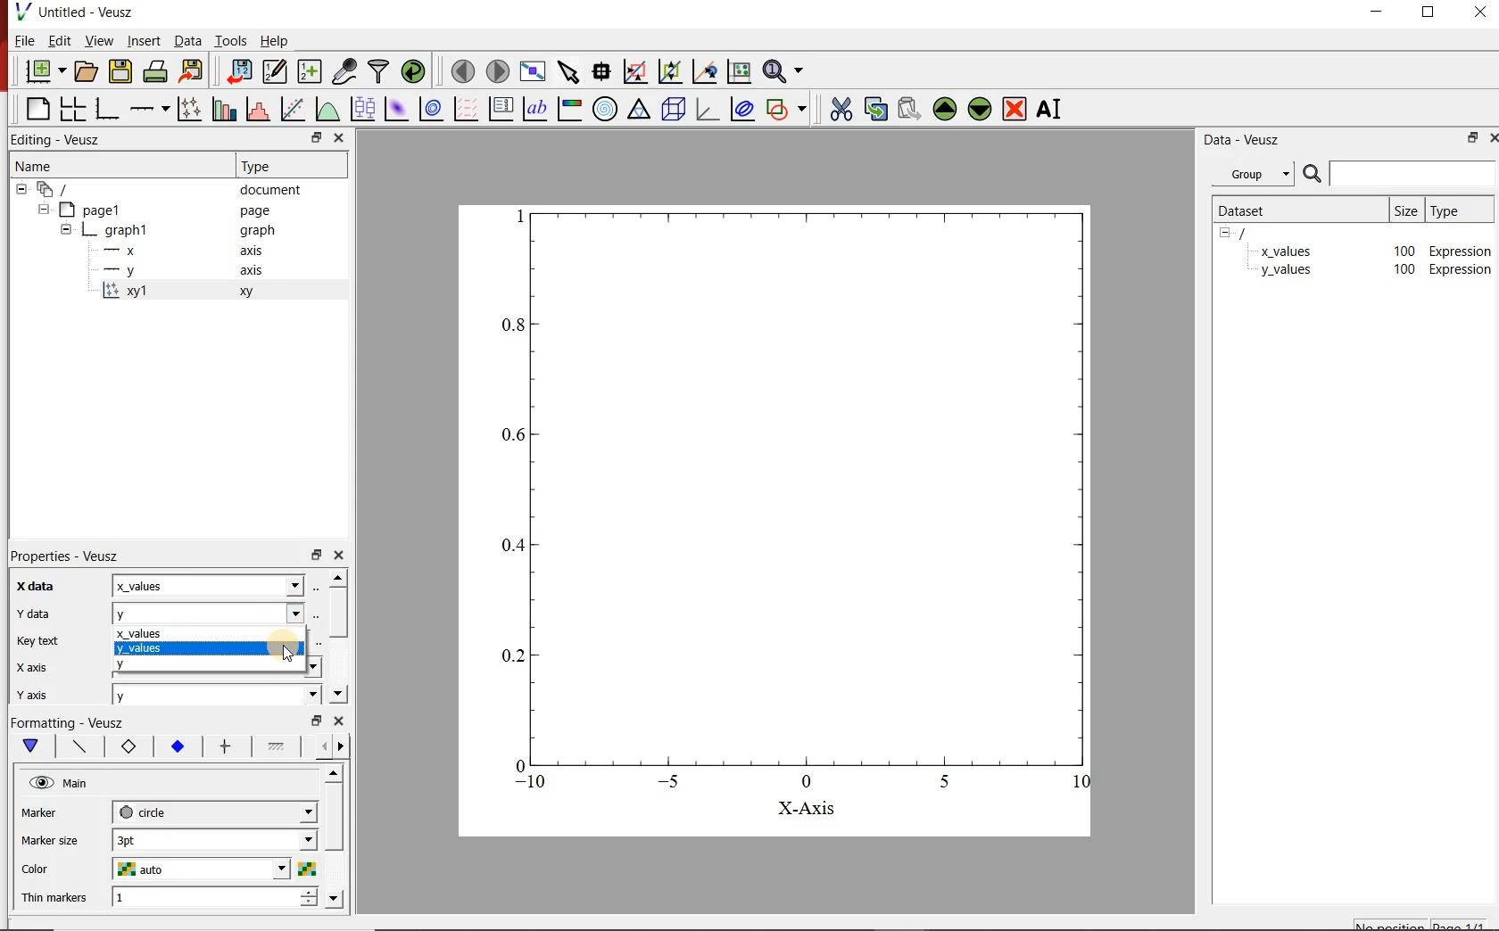 This screenshot has height=931, width=1499. Describe the element at coordinates (602, 70) in the screenshot. I see `read data points on the graph` at that location.